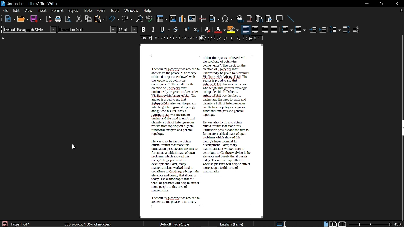 This screenshot has width=404, height=227. What do you see at coordinates (59, 10) in the screenshot?
I see `Format` at bounding box center [59, 10].